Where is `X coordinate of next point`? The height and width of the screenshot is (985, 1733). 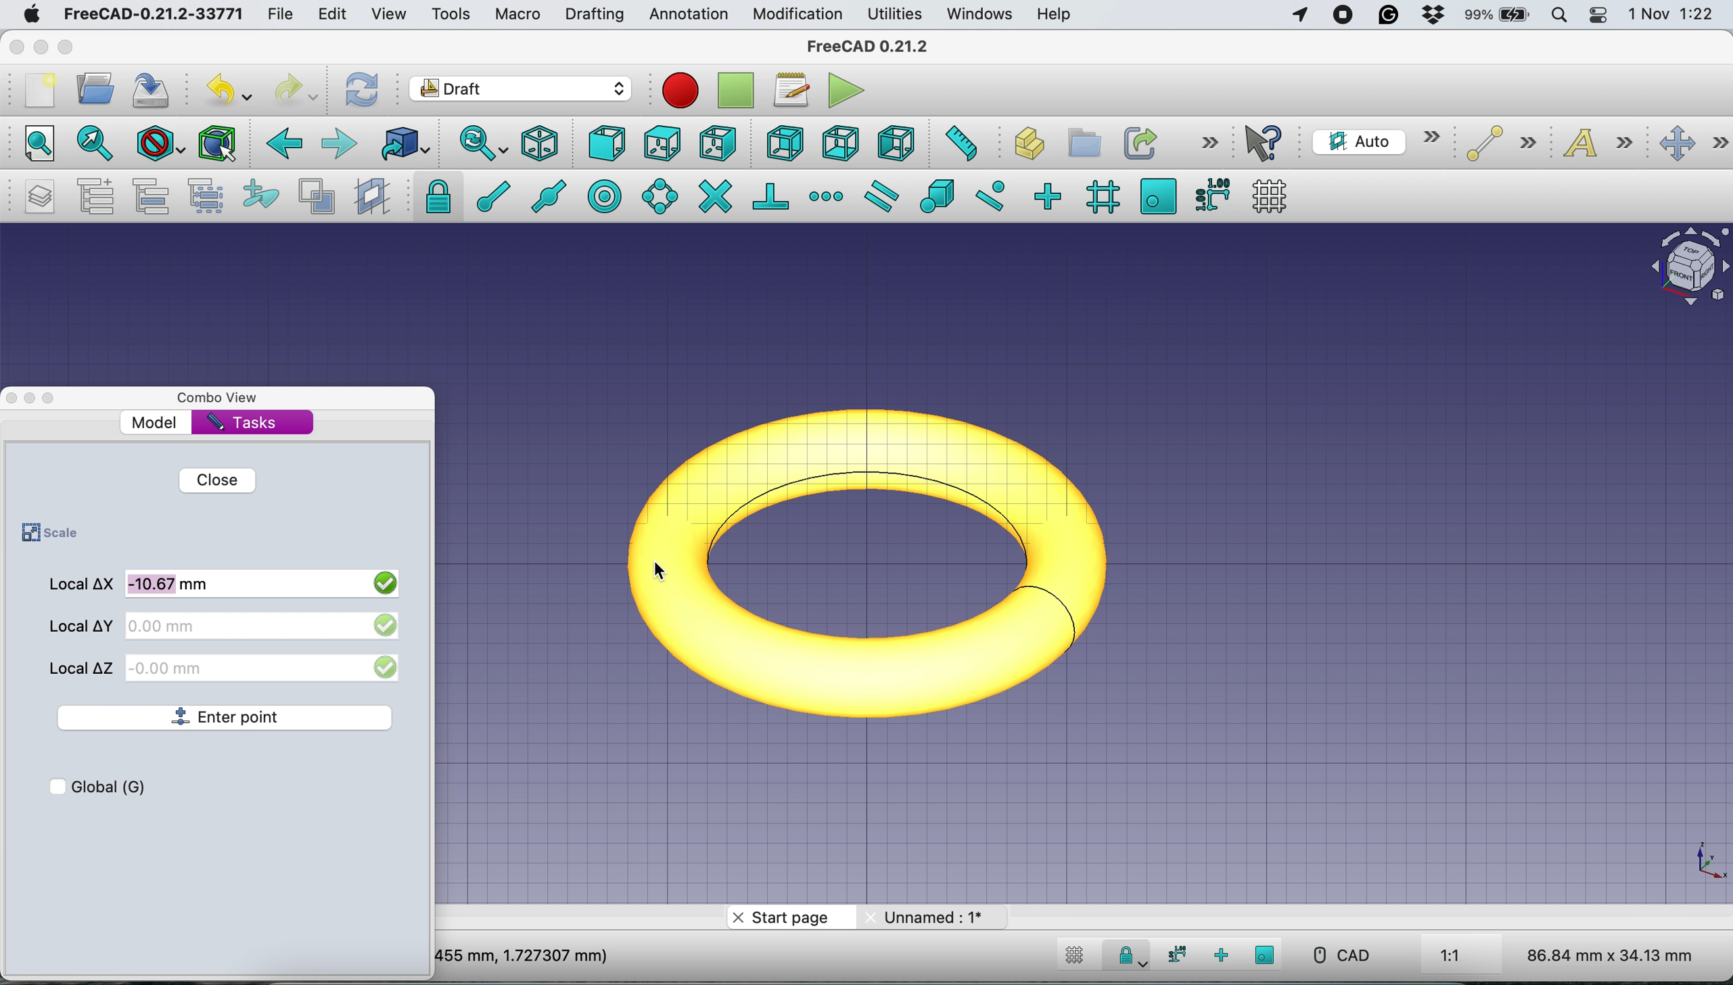 X coordinate of next point is located at coordinates (265, 582).